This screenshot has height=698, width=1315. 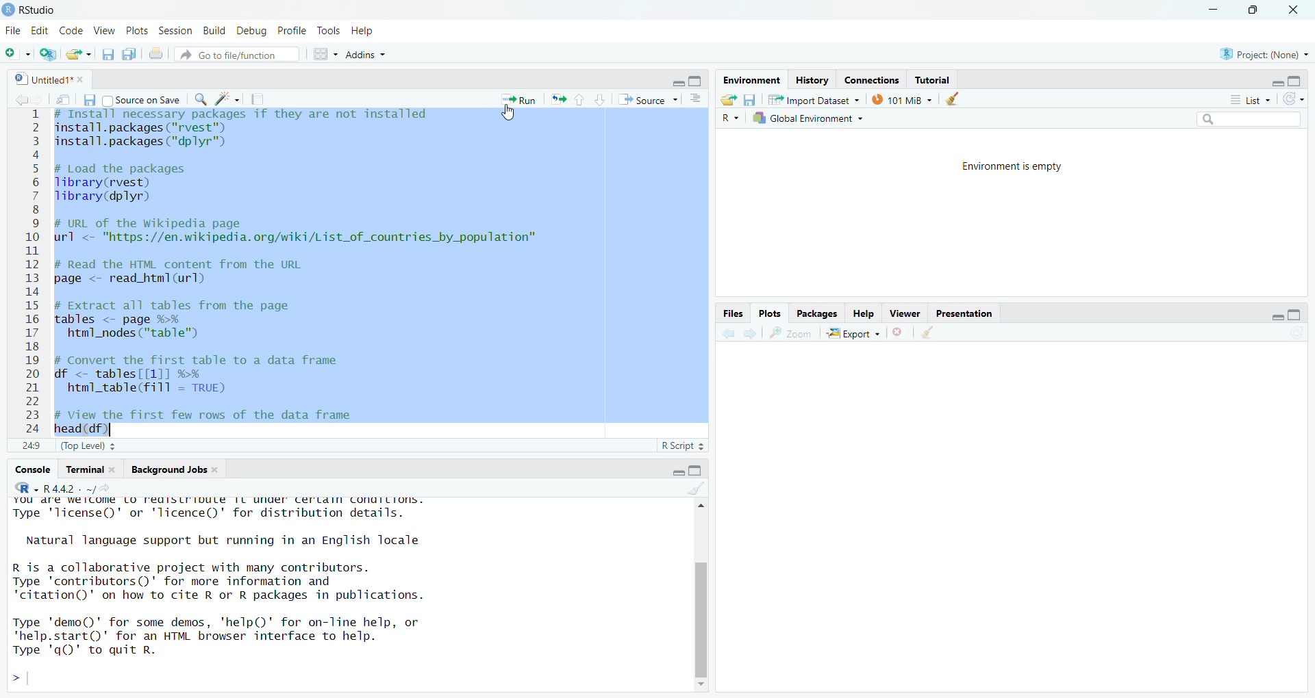 What do you see at coordinates (701, 686) in the screenshot?
I see `scroll down` at bounding box center [701, 686].